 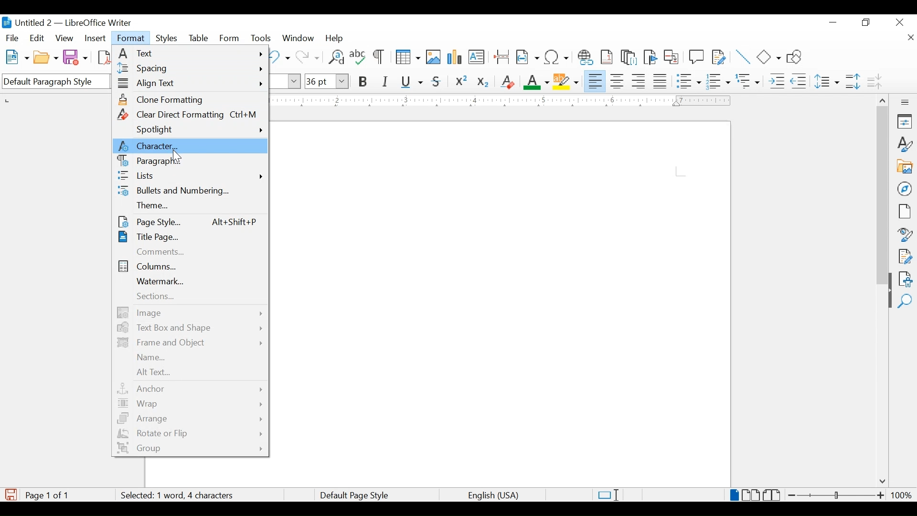 What do you see at coordinates (886, 300) in the screenshot?
I see `drag handle` at bounding box center [886, 300].